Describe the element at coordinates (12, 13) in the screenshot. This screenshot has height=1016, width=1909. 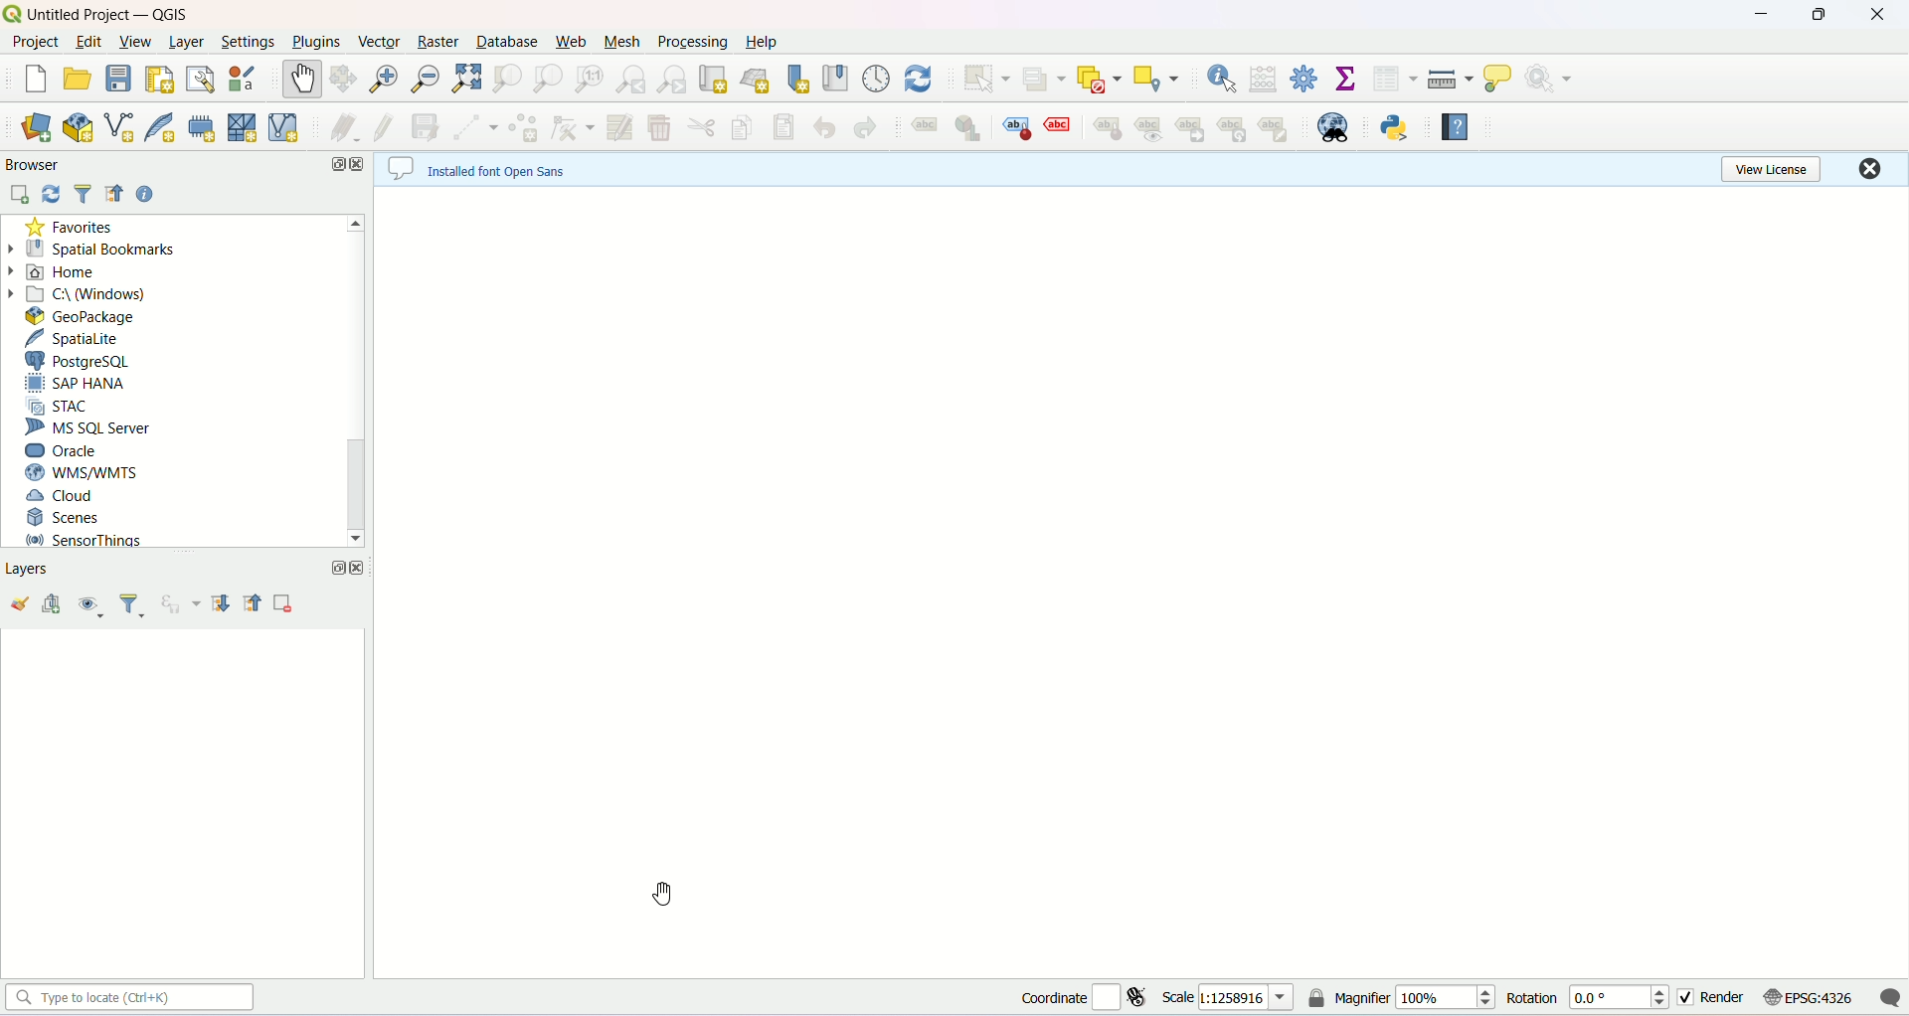
I see `logo` at that location.